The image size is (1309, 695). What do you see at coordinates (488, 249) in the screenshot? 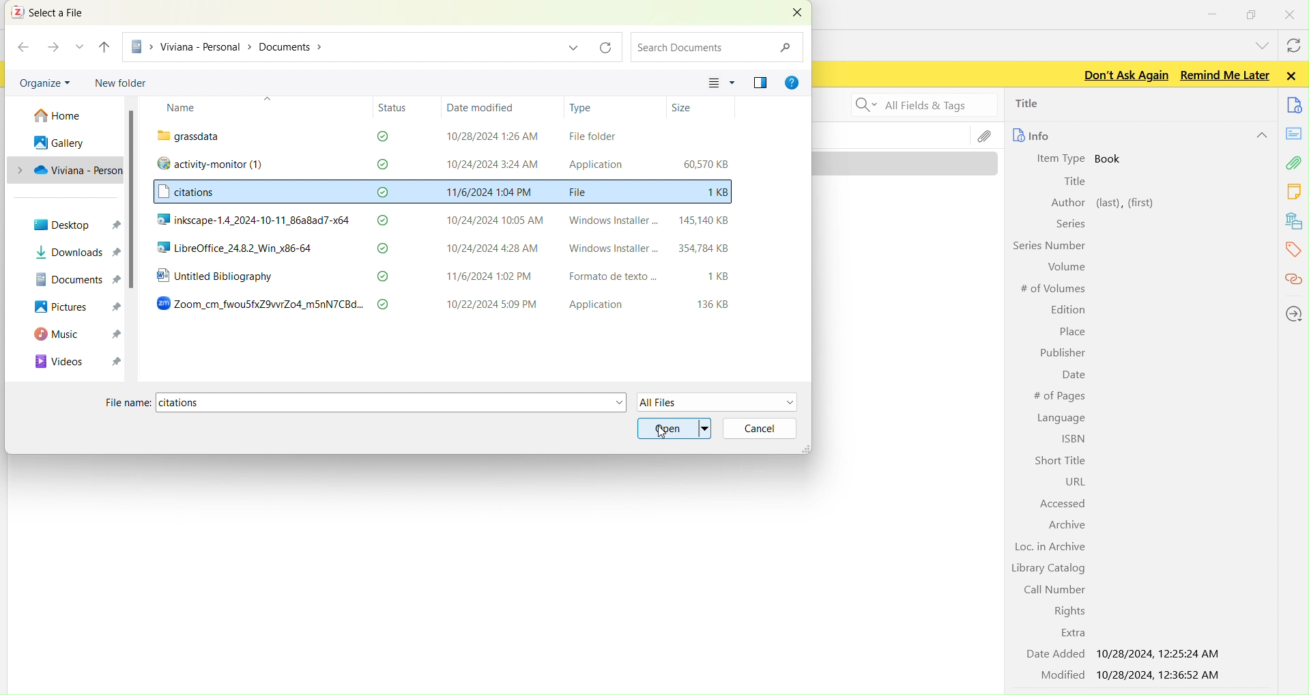
I see `10/24/2024 4:28 AM` at bounding box center [488, 249].